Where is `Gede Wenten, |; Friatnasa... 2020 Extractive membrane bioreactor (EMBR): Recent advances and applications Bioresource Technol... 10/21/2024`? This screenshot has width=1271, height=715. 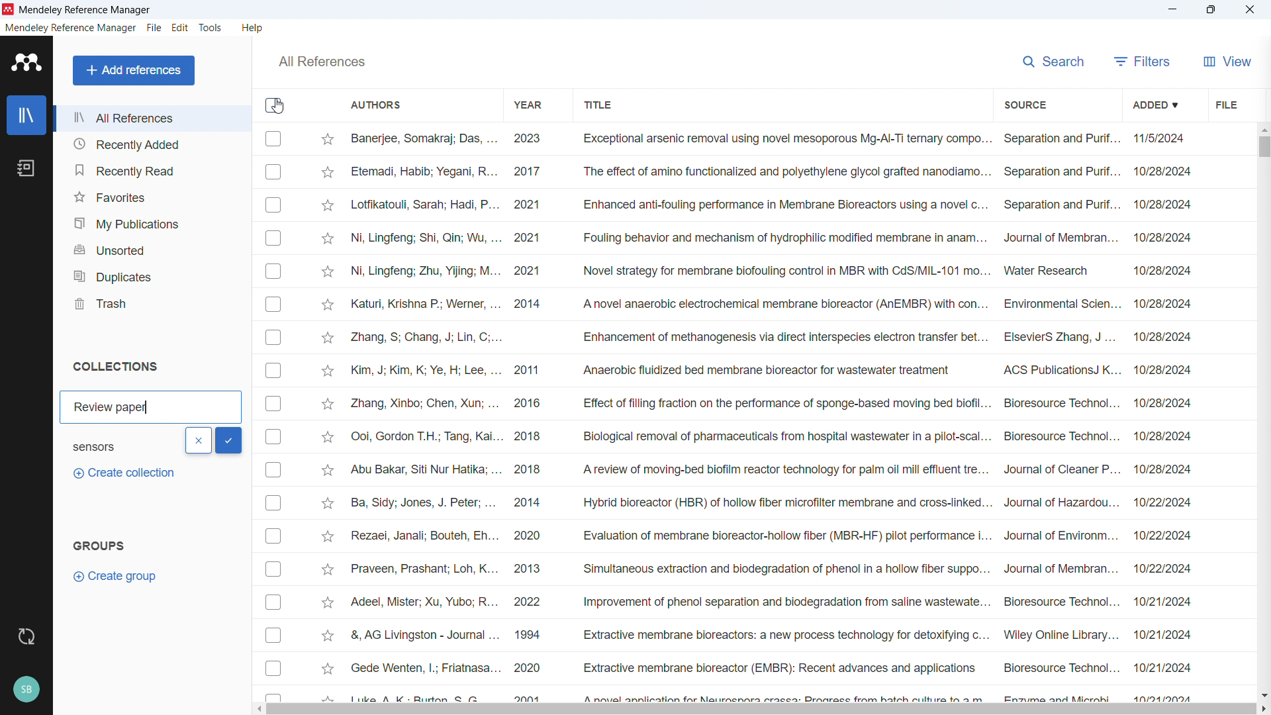
Gede Wenten, |; Friatnasa... 2020 Extractive membrane bioreactor (EMBR): Recent advances and applications Bioresource Technol... 10/21/2024 is located at coordinates (771, 667).